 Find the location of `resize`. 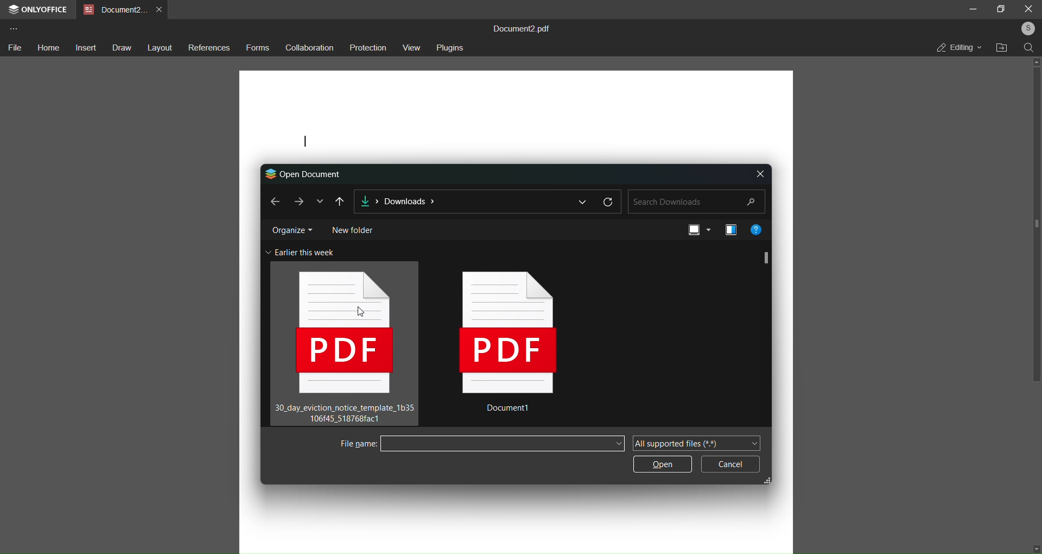

resize is located at coordinates (772, 480).